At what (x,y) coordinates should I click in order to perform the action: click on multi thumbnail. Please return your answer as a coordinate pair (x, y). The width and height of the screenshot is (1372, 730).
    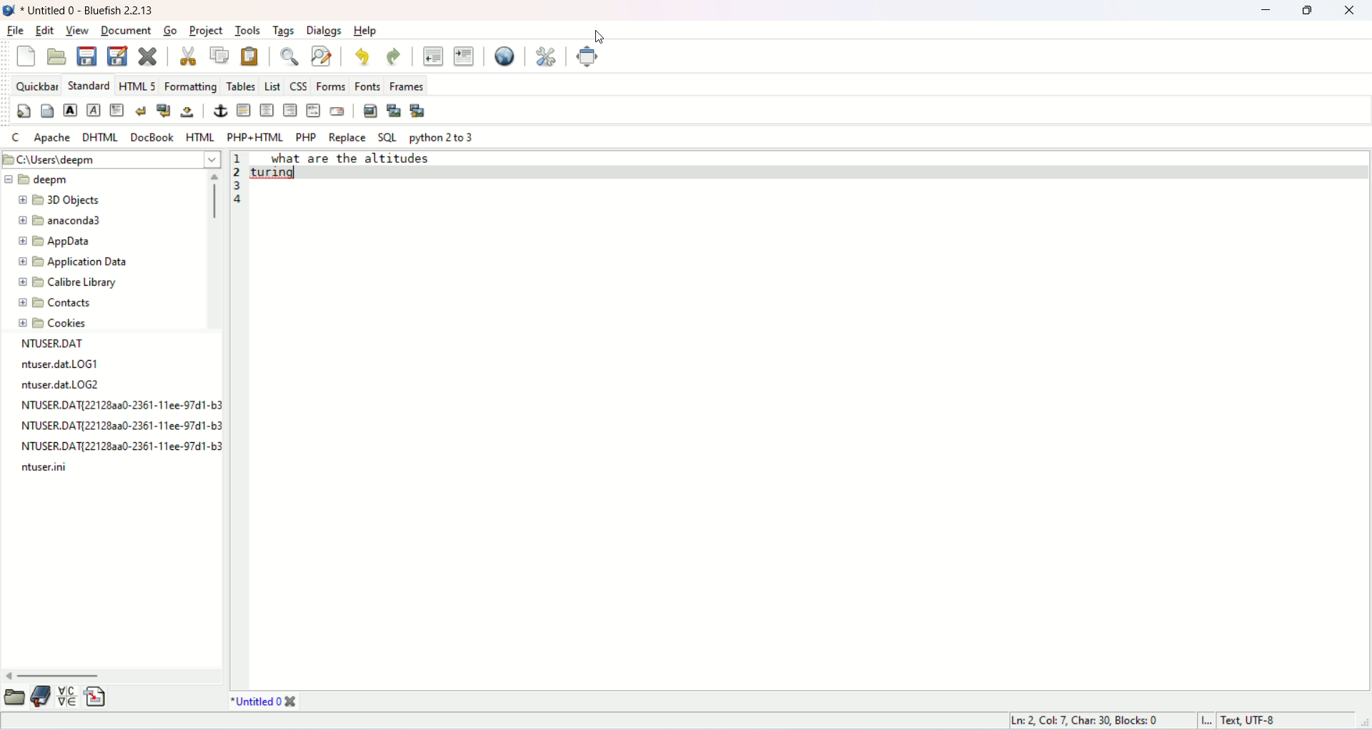
    Looking at the image, I should click on (420, 110).